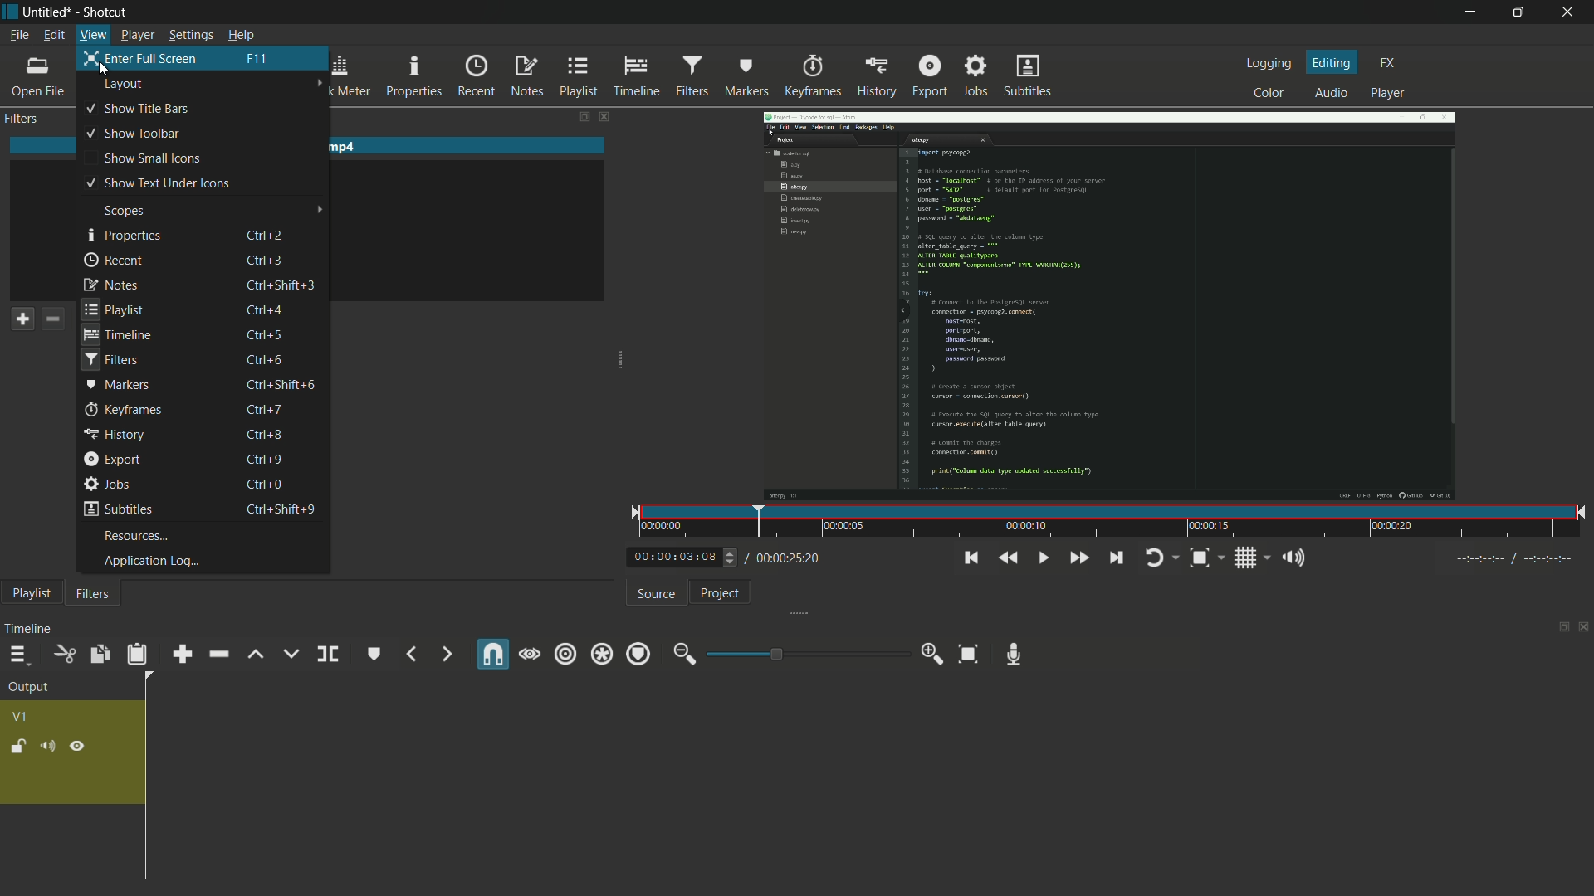 Image resolution: width=1594 pixels, height=896 pixels. I want to click on peak meter, so click(340, 78).